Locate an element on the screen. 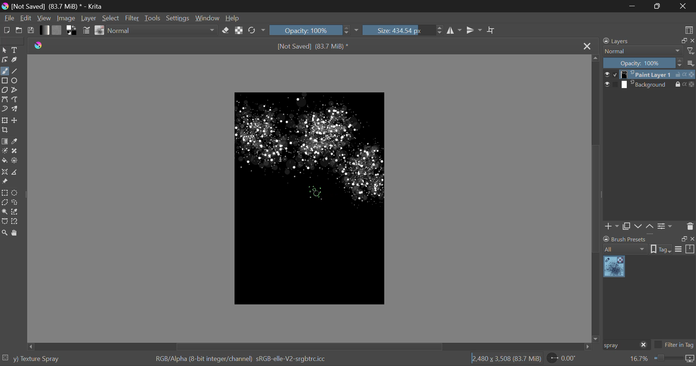  Assistant Tool is located at coordinates (4, 172).